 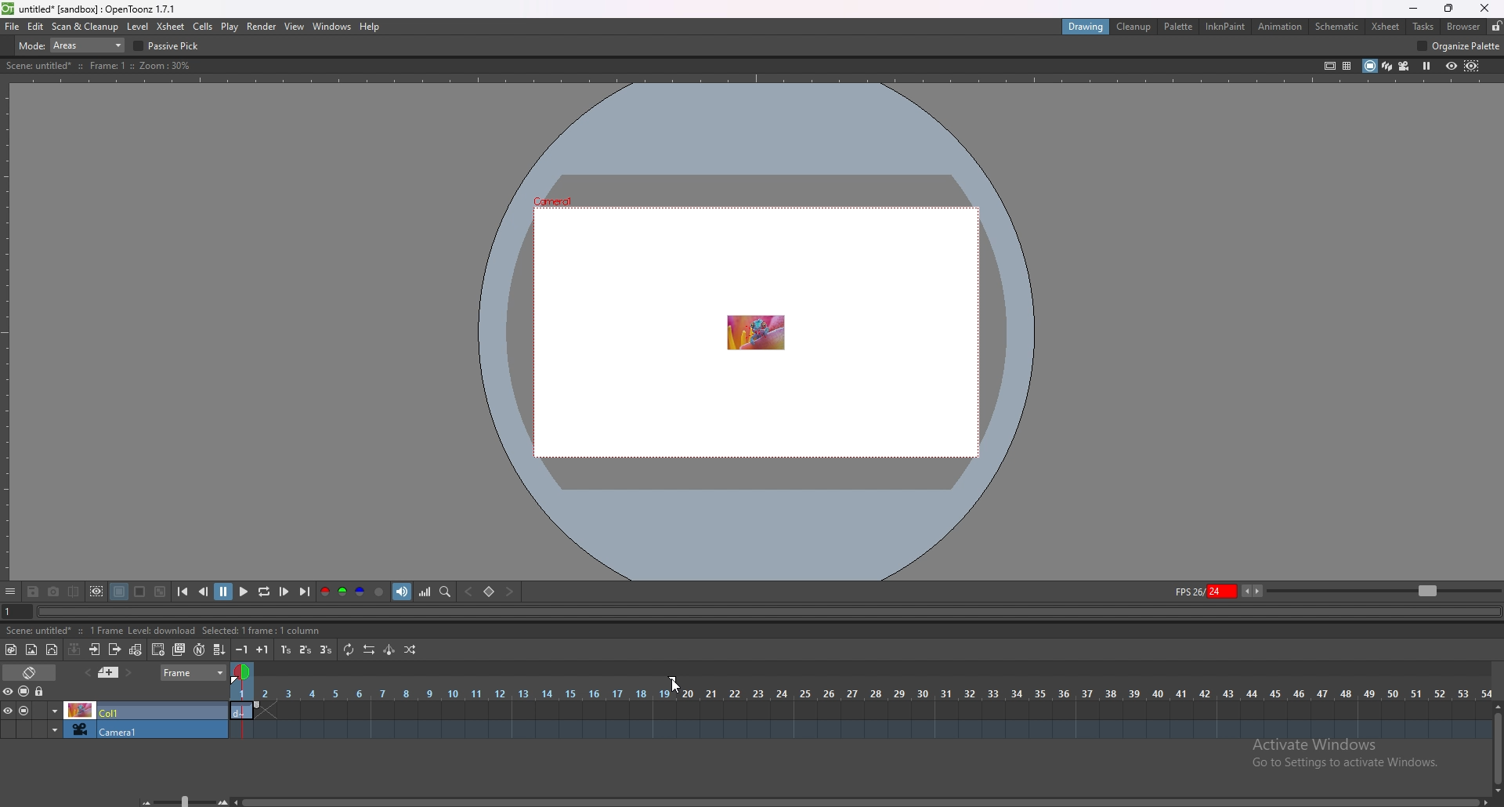 I want to click on seek, so click(x=766, y=613).